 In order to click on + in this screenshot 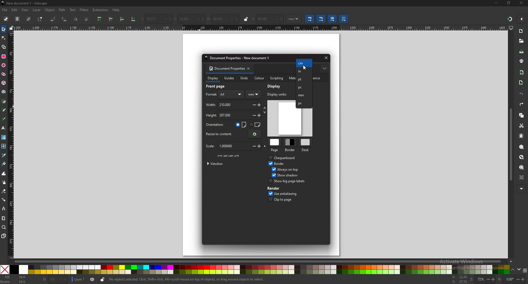, I will do `click(282, 19)`.